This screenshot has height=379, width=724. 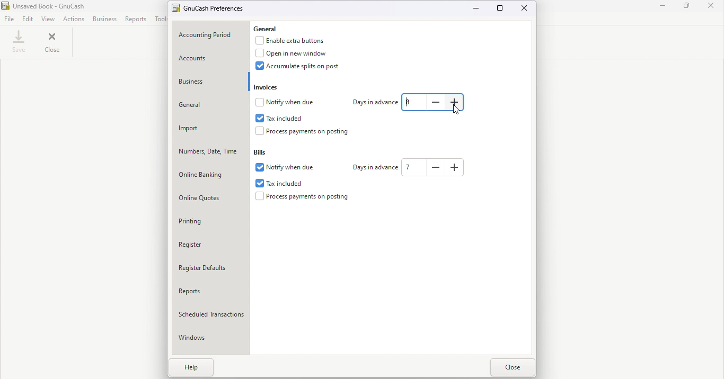 What do you see at coordinates (210, 175) in the screenshot?
I see `Online banking` at bounding box center [210, 175].